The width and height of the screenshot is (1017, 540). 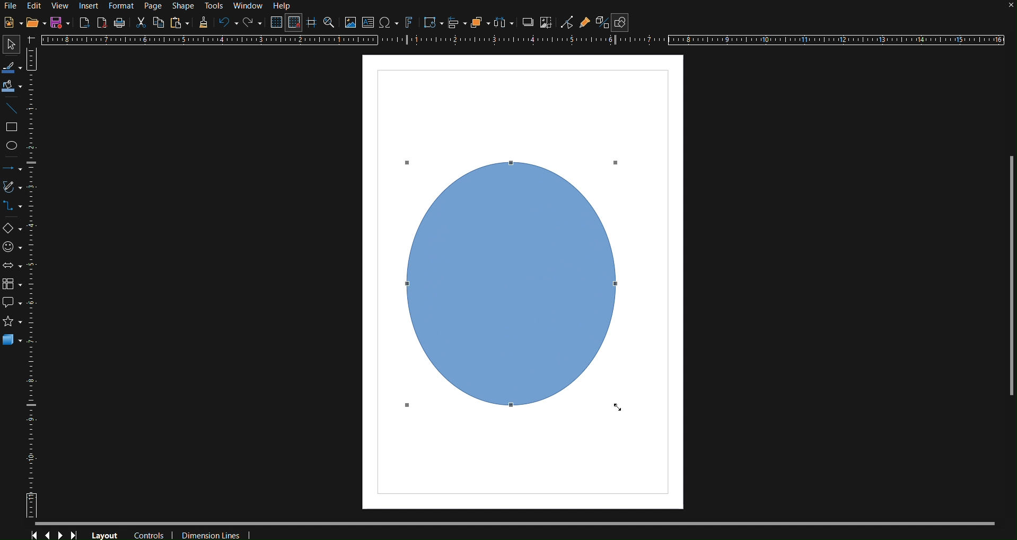 I want to click on Copy Formatting, so click(x=204, y=23).